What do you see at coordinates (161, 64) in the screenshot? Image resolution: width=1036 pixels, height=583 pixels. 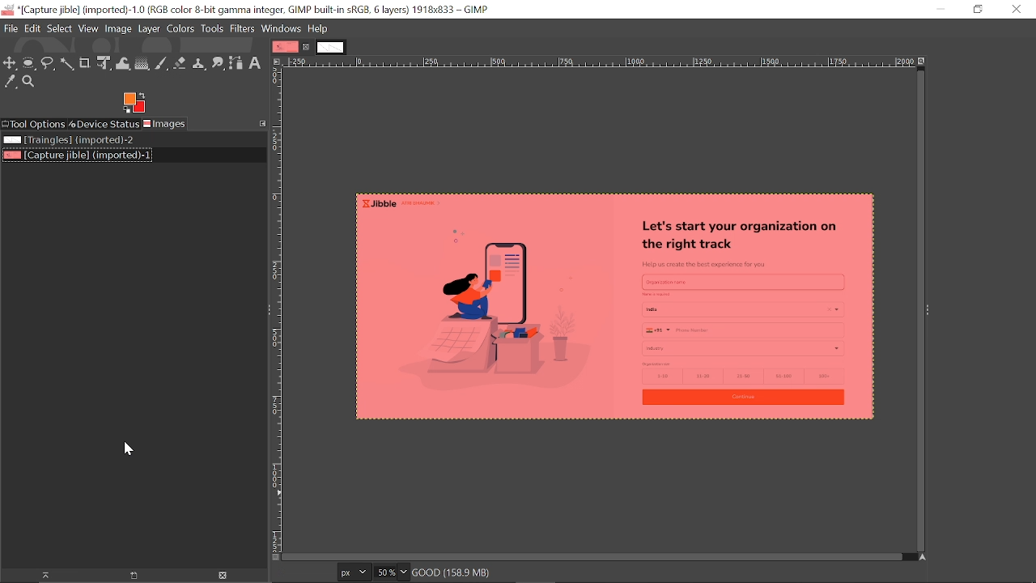 I see `Paintbrush tool` at bounding box center [161, 64].